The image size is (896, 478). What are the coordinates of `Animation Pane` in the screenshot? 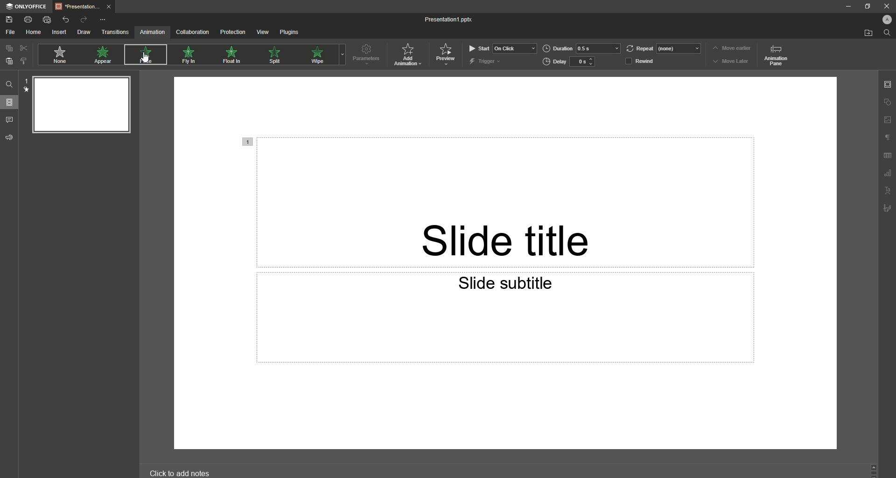 It's located at (777, 56).